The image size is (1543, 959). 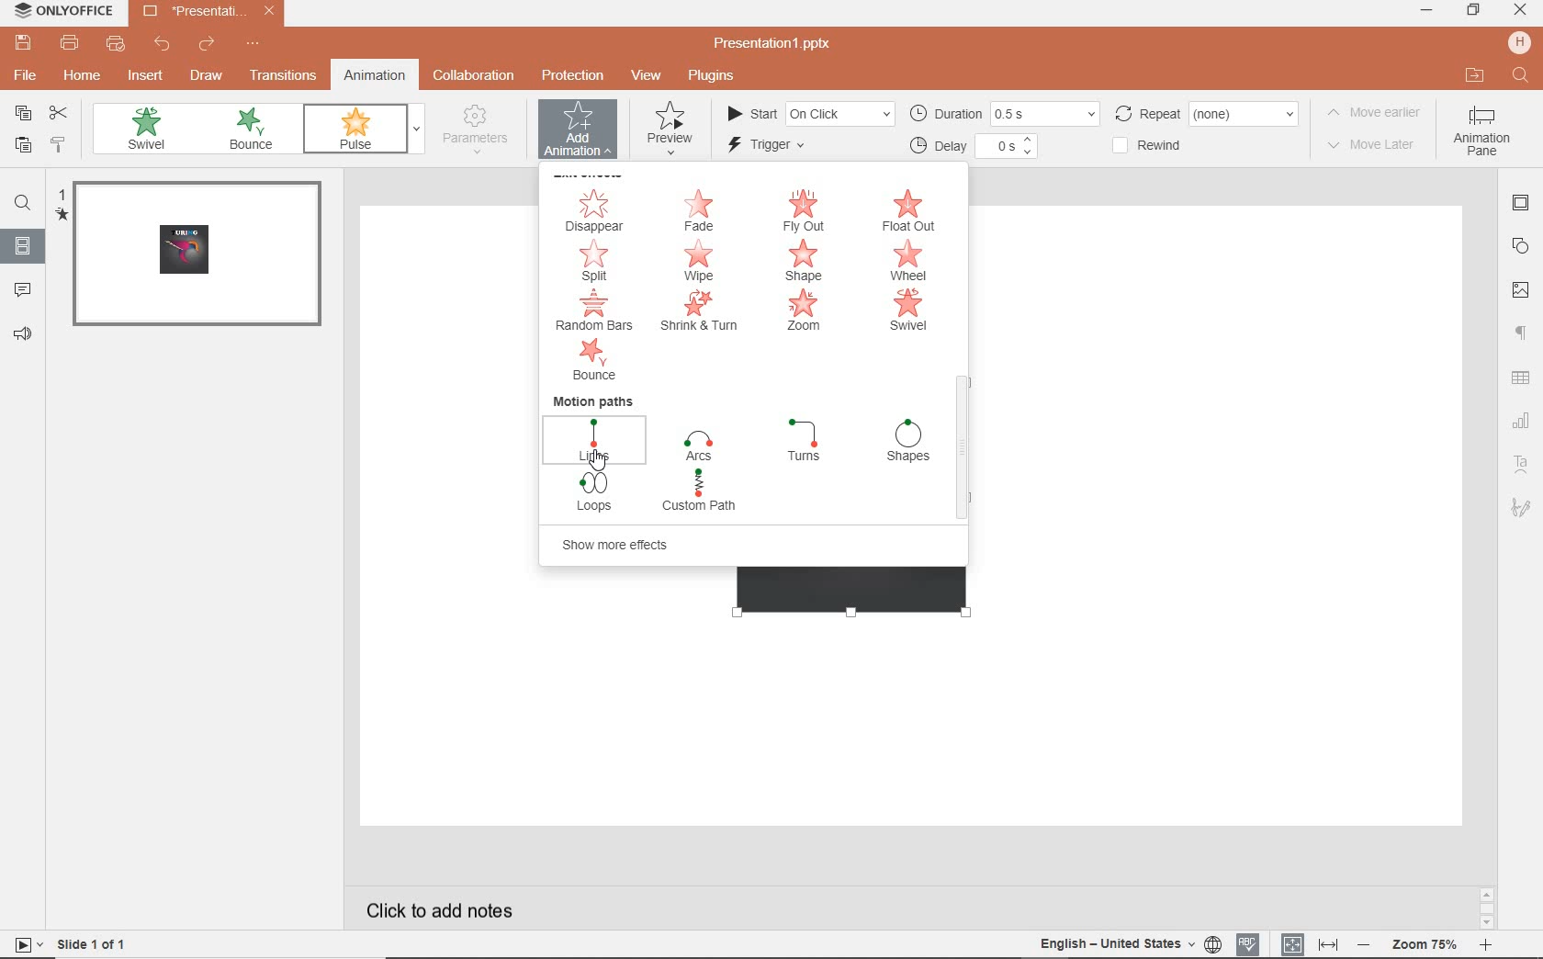 What do you see at coordinates (285, 77) in the screenshot?
I see `transitions` at bounding box center [285, 77].